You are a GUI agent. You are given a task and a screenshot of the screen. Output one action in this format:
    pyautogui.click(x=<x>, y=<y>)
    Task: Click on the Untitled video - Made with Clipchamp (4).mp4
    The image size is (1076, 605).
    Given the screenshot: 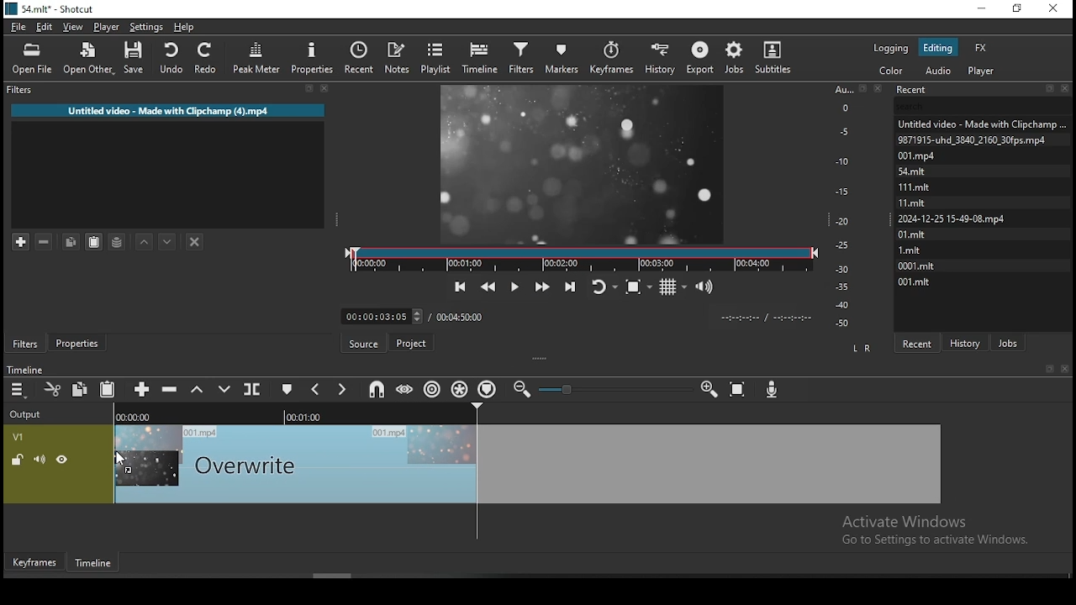 What is the action you would take?
    pyautogui.click(x=171, y=108)
    